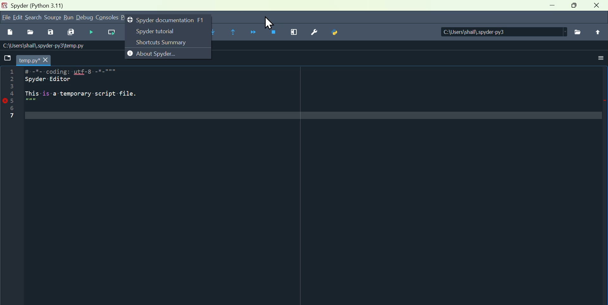 This screenshot has width=608, height=305. I want to click on save, so click(49, 33).